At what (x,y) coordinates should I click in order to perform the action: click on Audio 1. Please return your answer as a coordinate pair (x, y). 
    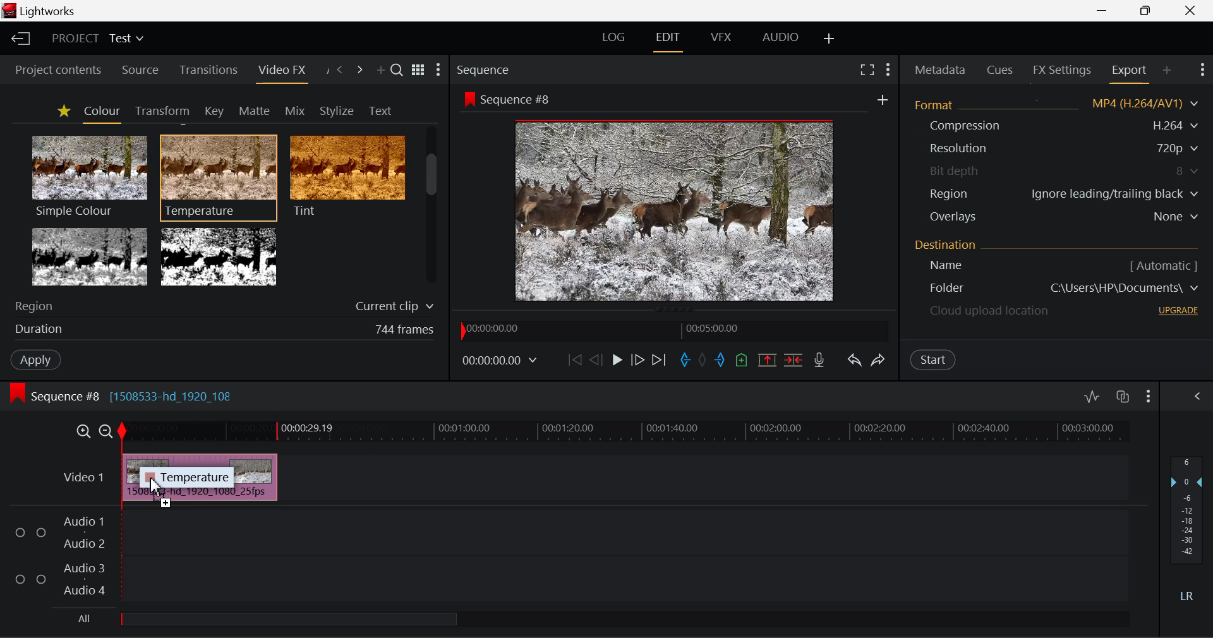
    Looking at the image, I should click on (81, 522).